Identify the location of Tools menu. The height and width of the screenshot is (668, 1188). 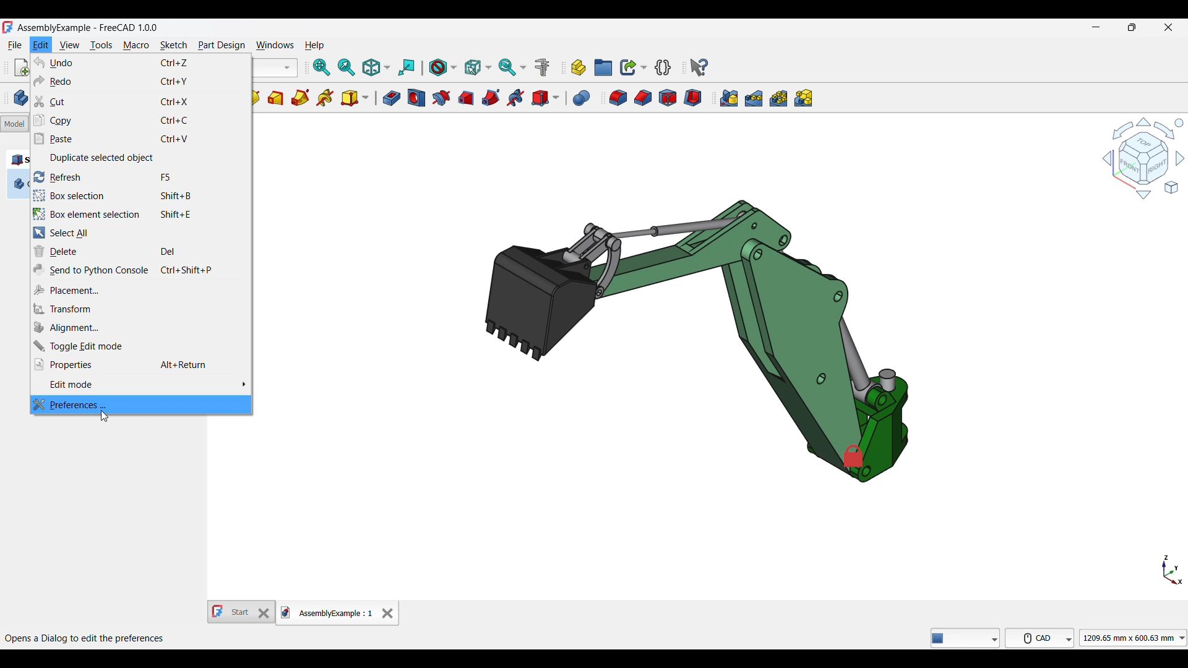
(101, 46).